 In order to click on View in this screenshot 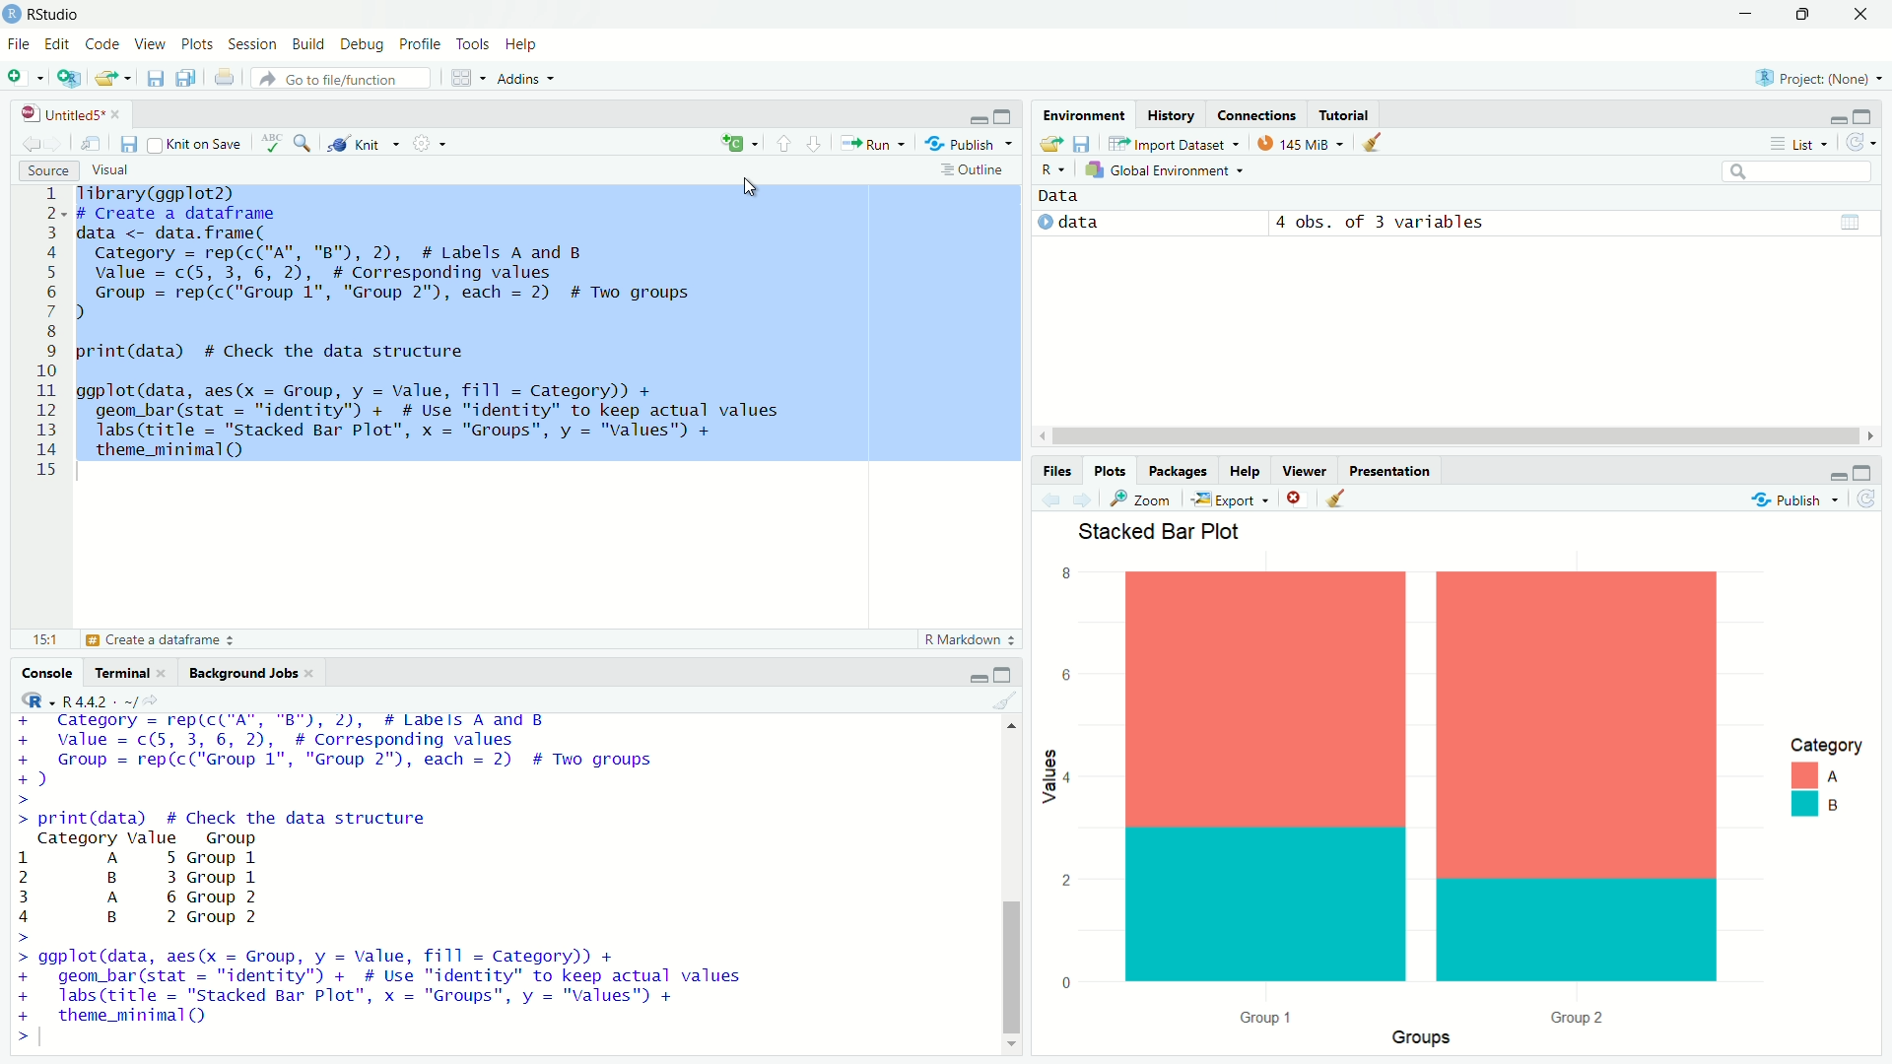, I will do `click(151, 44)`.